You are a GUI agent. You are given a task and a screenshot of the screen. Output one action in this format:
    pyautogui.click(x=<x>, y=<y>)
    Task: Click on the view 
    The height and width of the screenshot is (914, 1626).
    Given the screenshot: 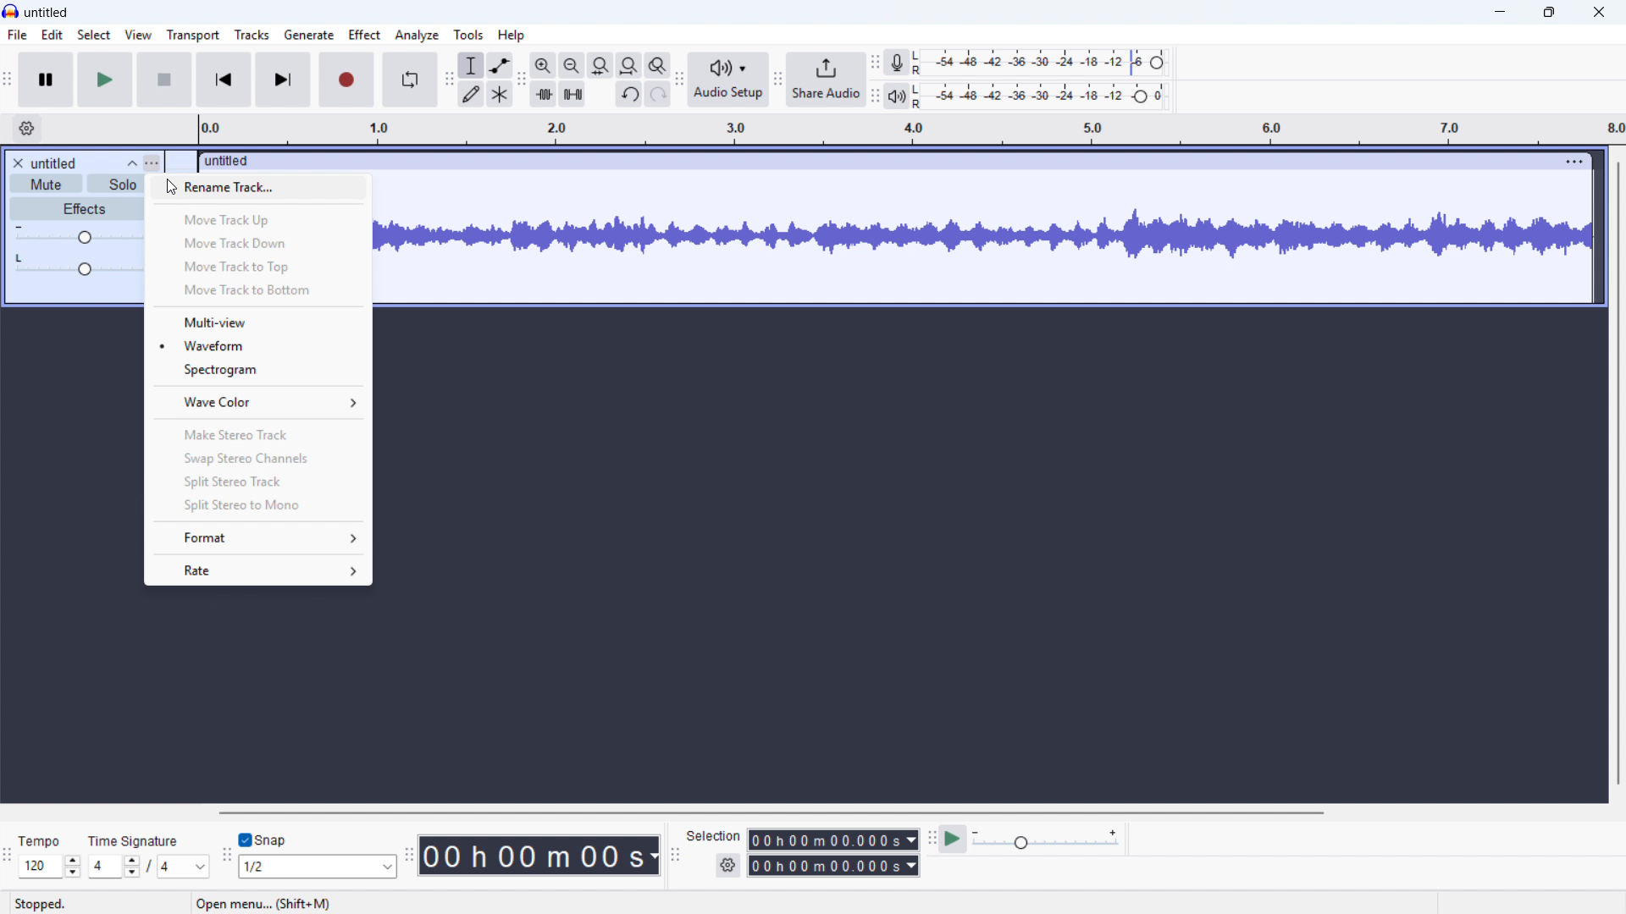 What is the action you would take?
    pyautogui.click(x=138, y=35)
    